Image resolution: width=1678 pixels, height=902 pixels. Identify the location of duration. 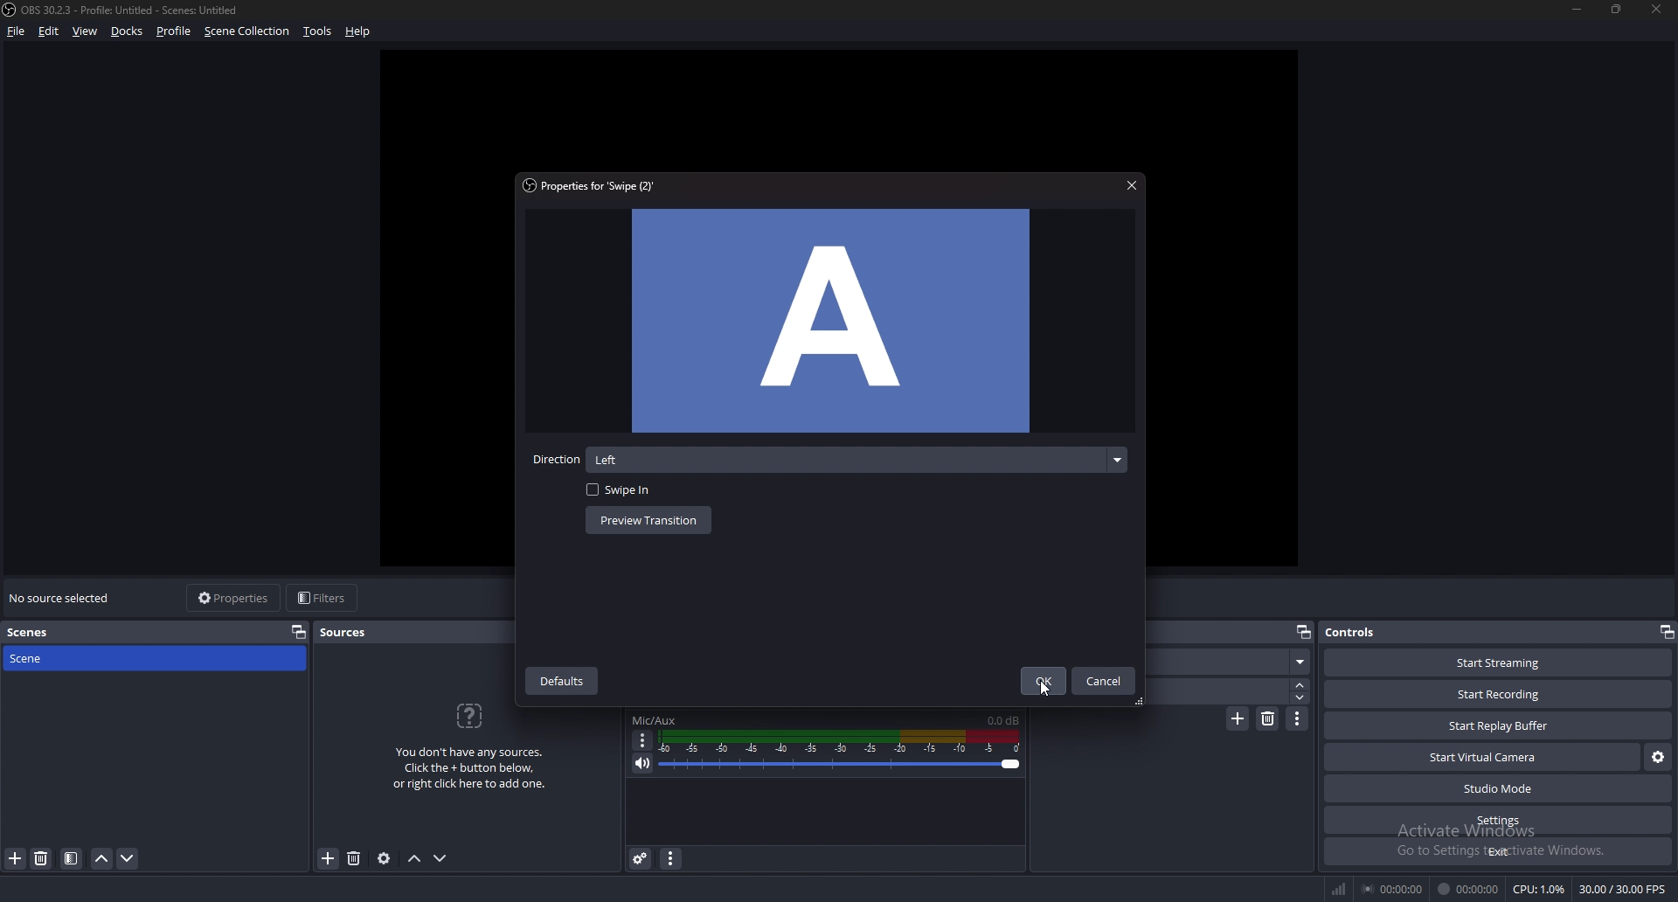
(1219, 690).